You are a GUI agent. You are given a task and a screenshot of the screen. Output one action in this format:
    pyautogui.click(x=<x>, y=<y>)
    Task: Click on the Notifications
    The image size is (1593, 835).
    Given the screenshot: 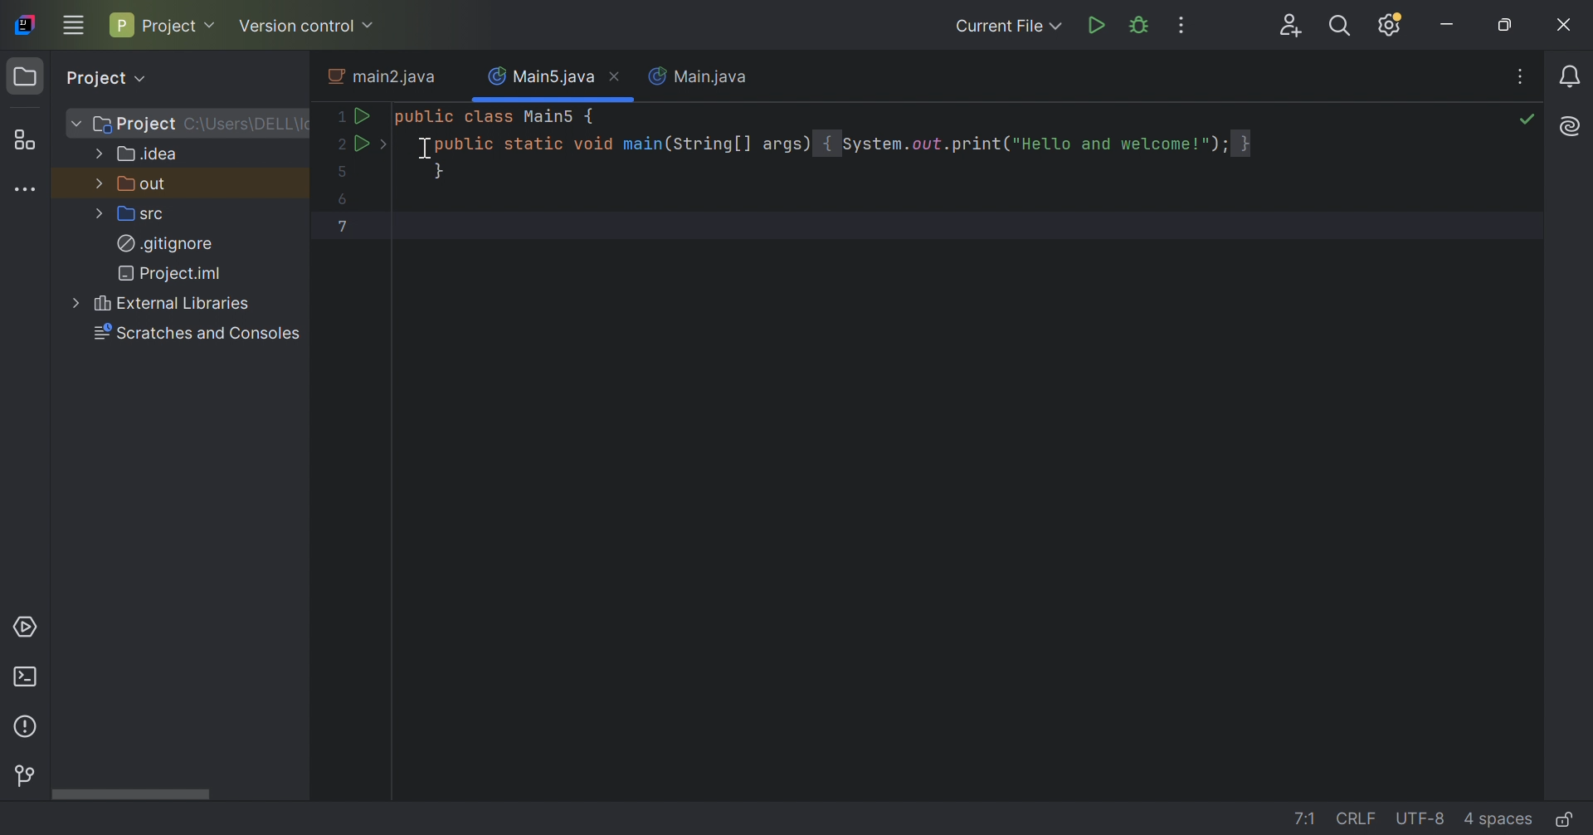 What is the action you would take?
    pyautogui.click(x=1572, y=76)
    